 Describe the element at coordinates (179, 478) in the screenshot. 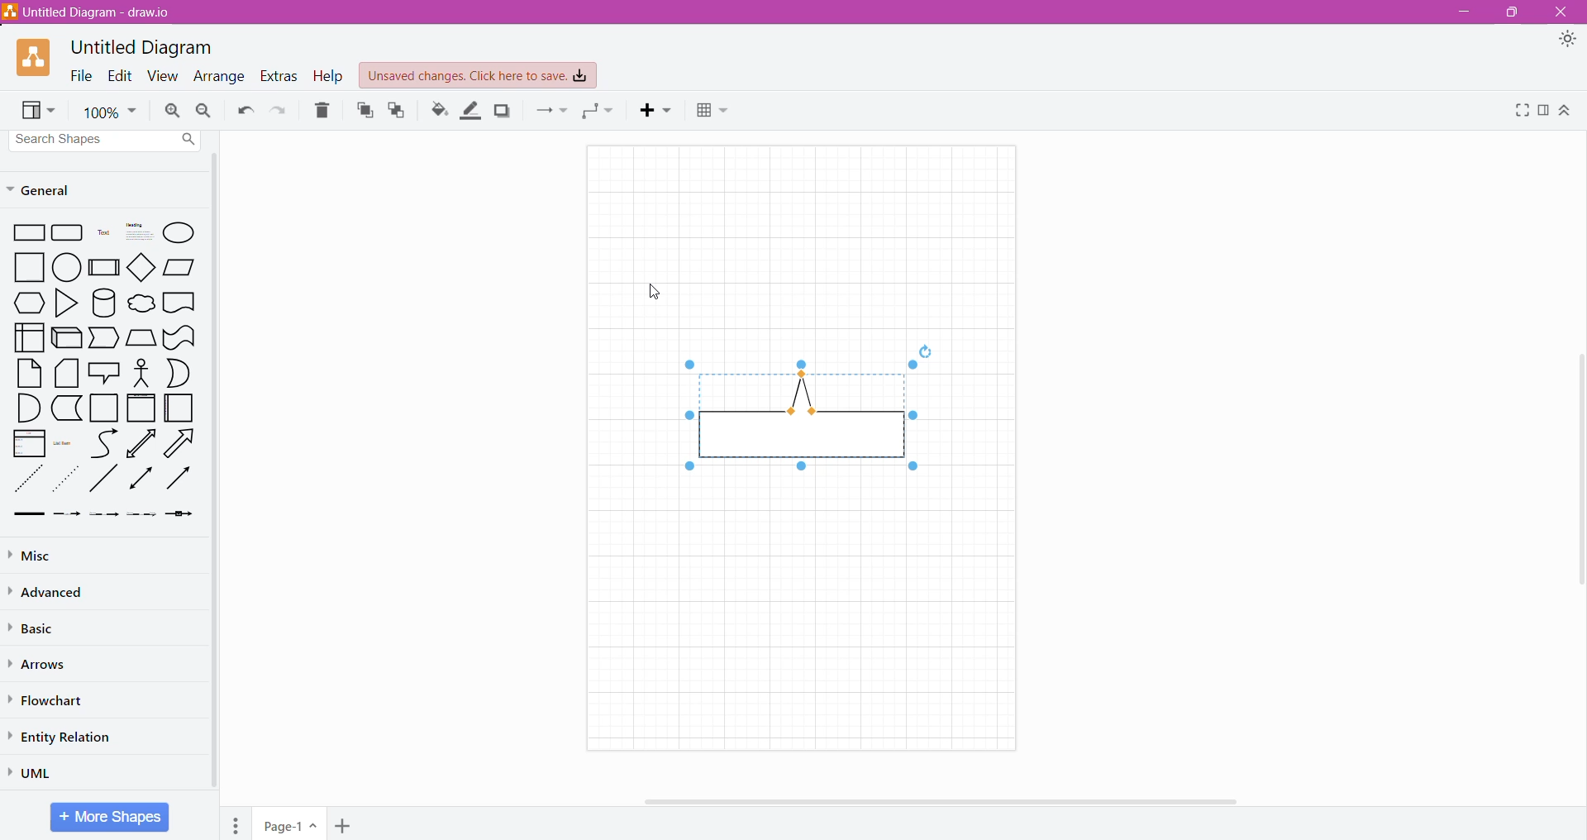

I see `Rightward Thick Arrow` at that location.